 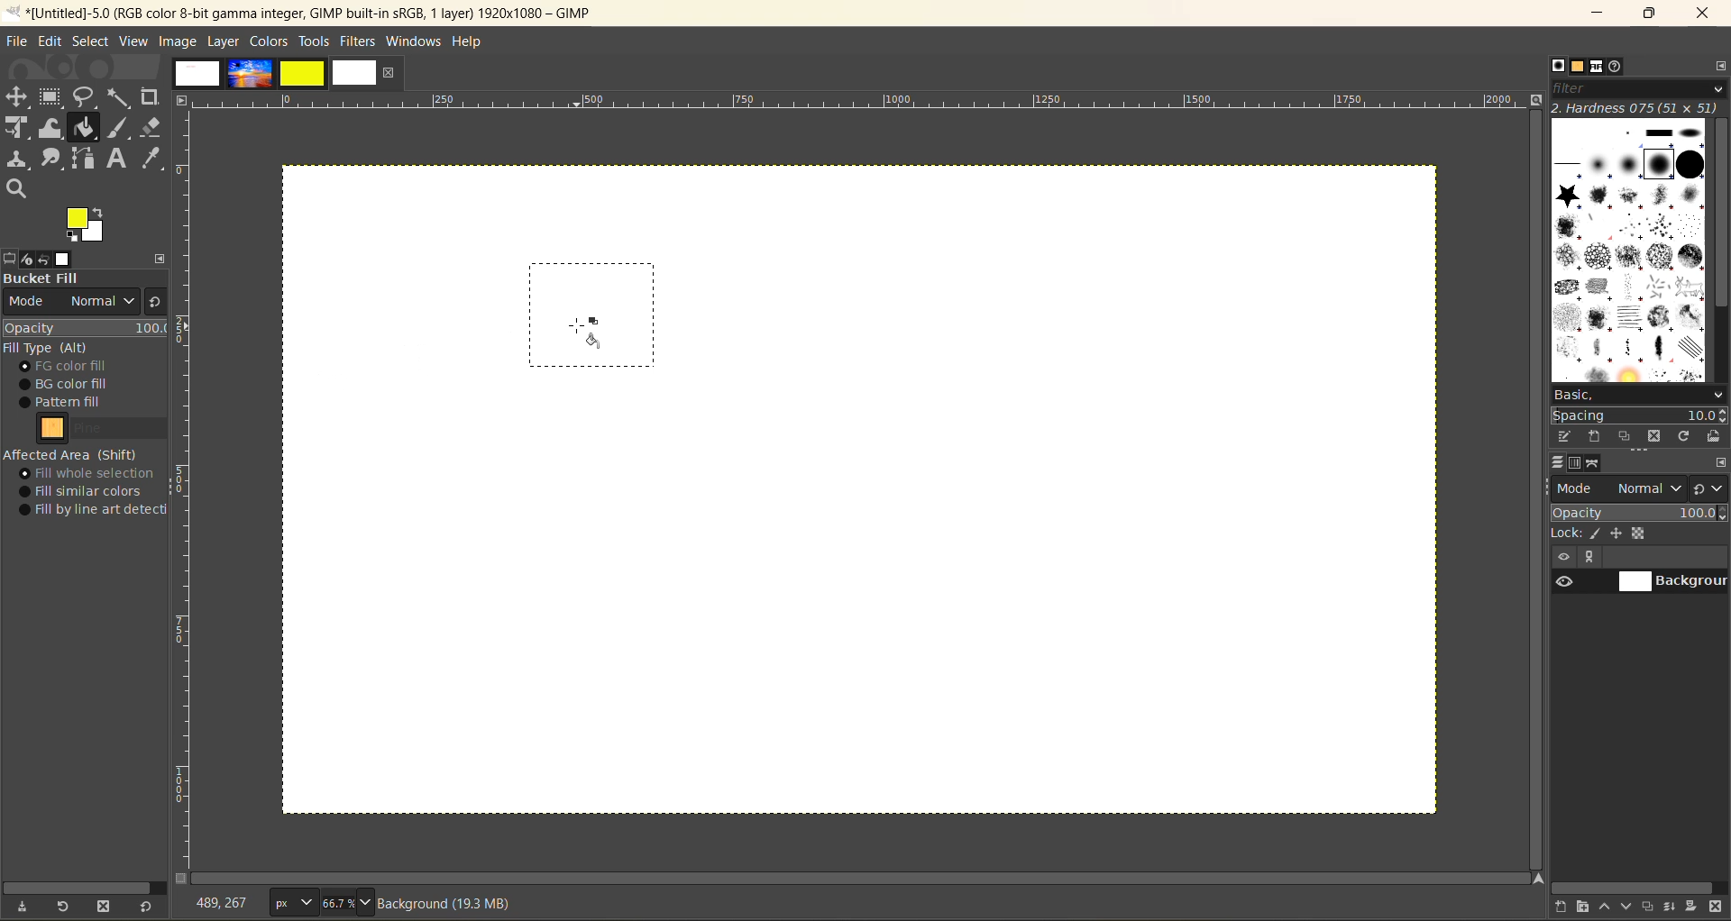 I want to click on cursor, so click(x=585, y=333).